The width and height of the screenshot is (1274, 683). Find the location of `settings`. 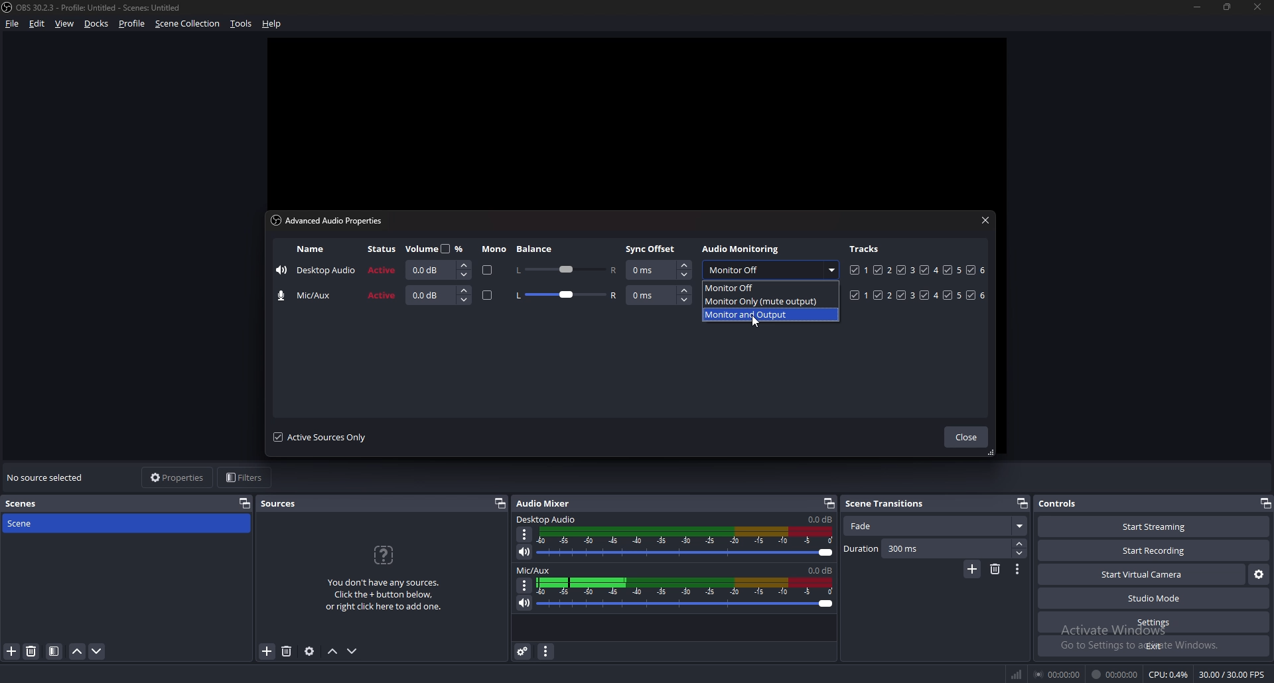

settings is located at coordinates (1153, 623).